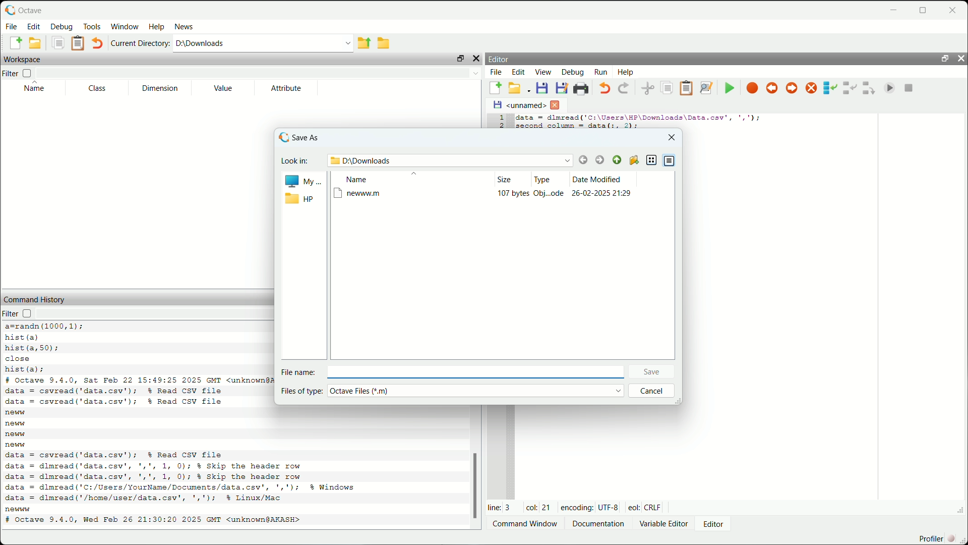 Image resolution: width=968 pixels, height=545 pixels. I want to click on filter, so click(19, 74).